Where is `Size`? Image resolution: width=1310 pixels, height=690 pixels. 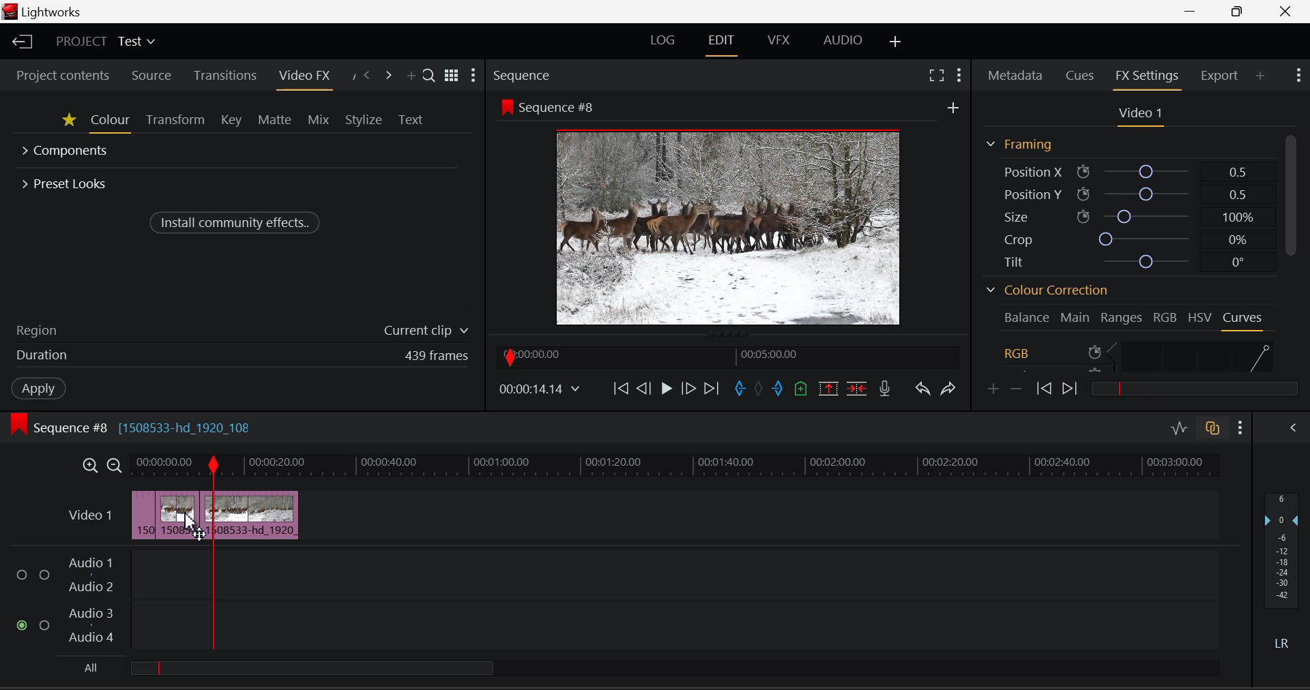 Size is located at coordinates (1125, 216).